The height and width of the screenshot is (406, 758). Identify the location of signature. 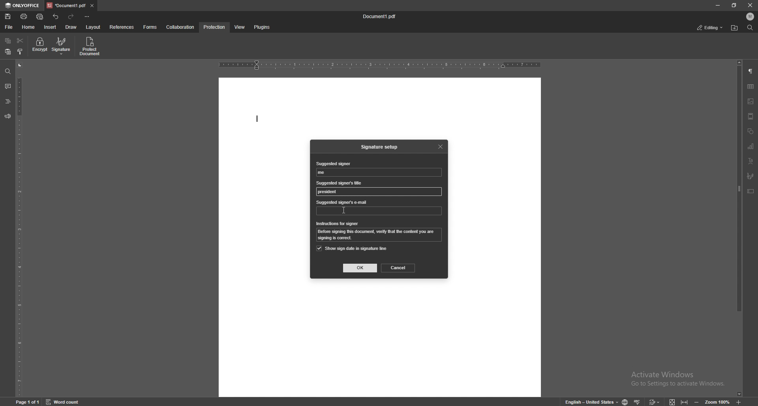
(62, 46).